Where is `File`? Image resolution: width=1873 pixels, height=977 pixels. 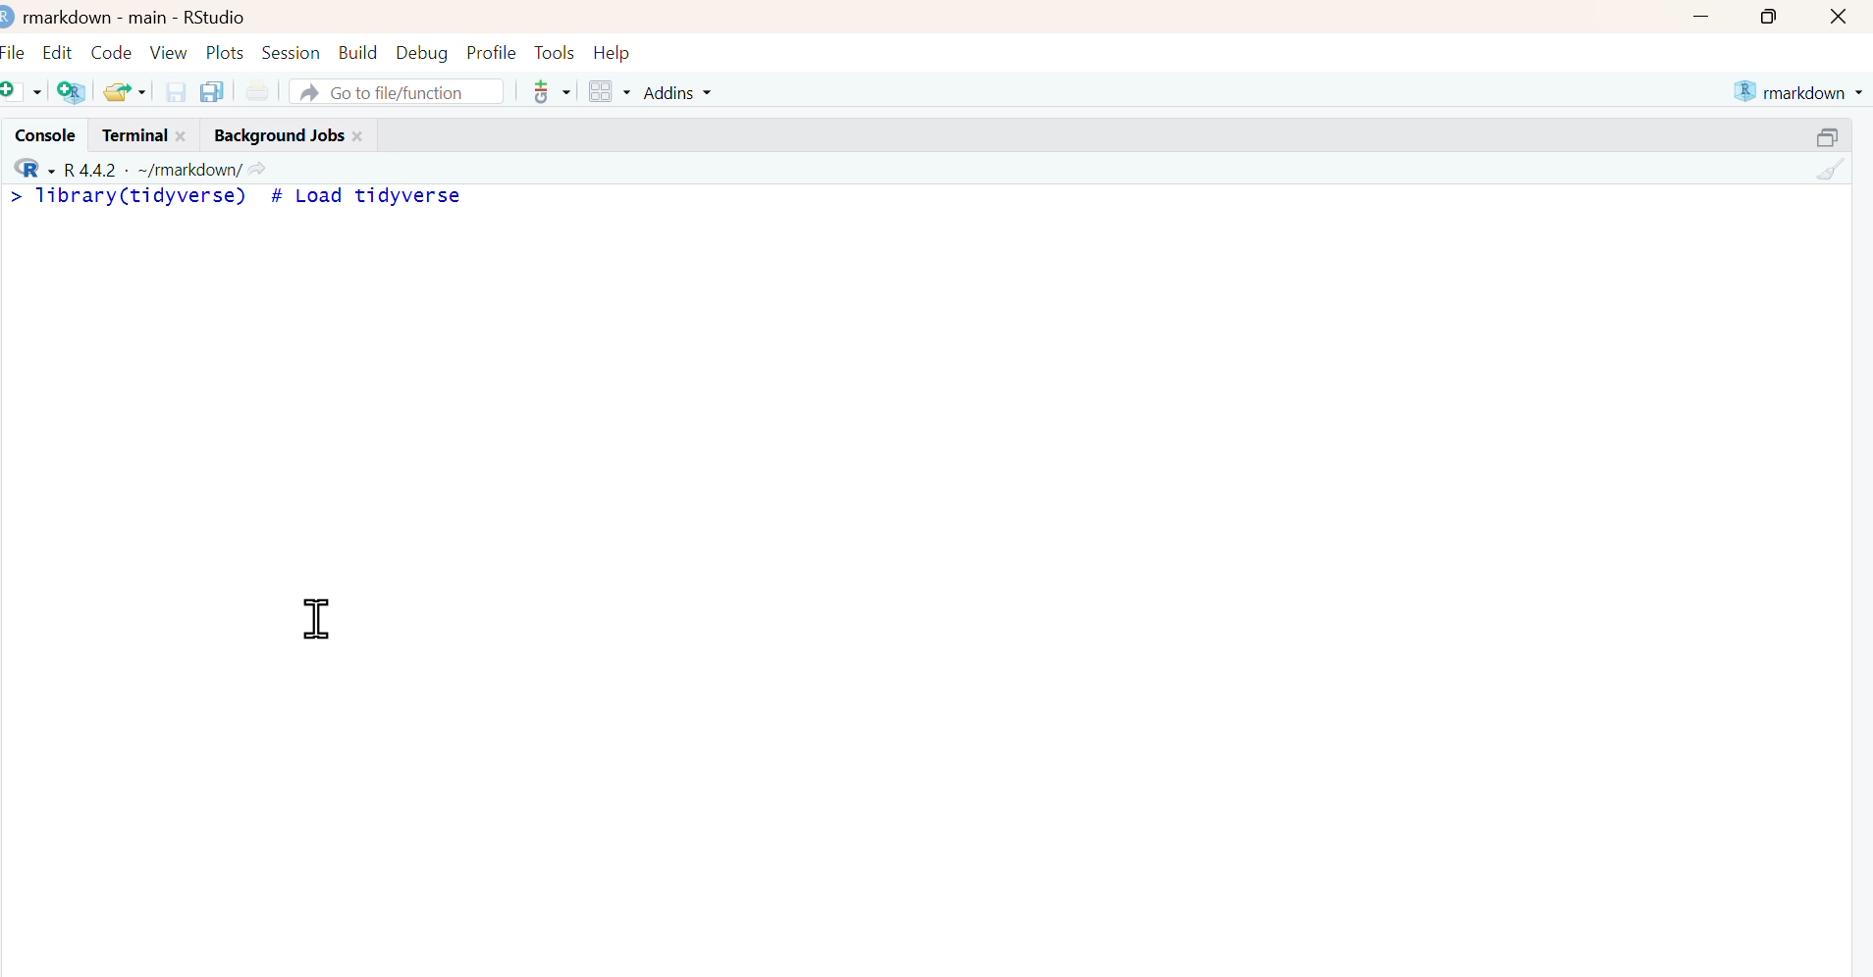
File is located at coordinates (16, 49).